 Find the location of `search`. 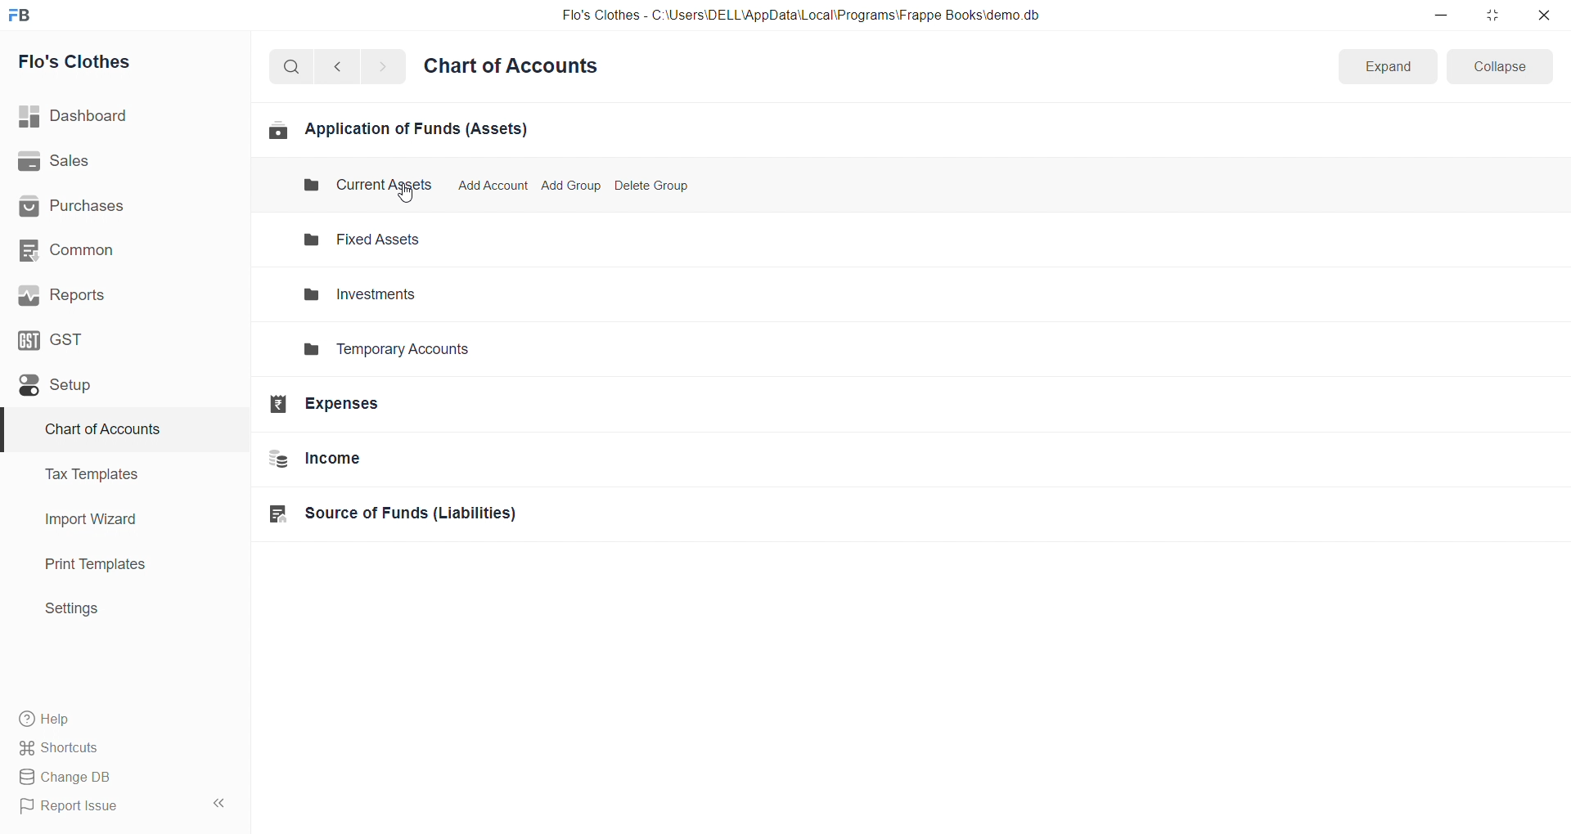

search is located at coordinates (295, 65).